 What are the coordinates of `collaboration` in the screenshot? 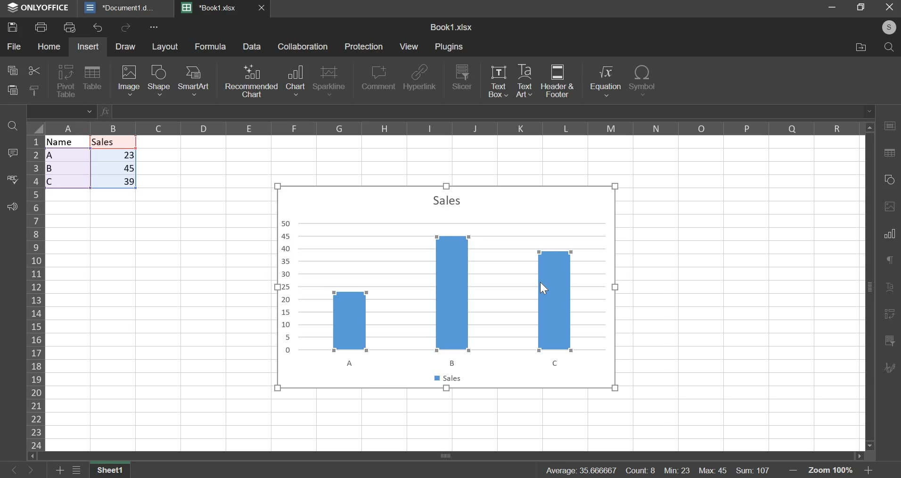 It's located at (303, 46).